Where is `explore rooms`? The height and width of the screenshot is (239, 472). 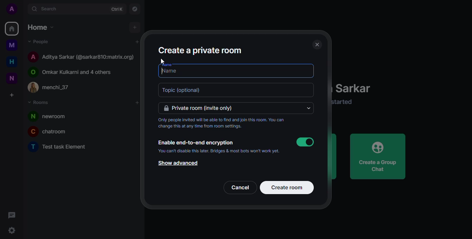
explore rooms is located at coordinates (134, 9).